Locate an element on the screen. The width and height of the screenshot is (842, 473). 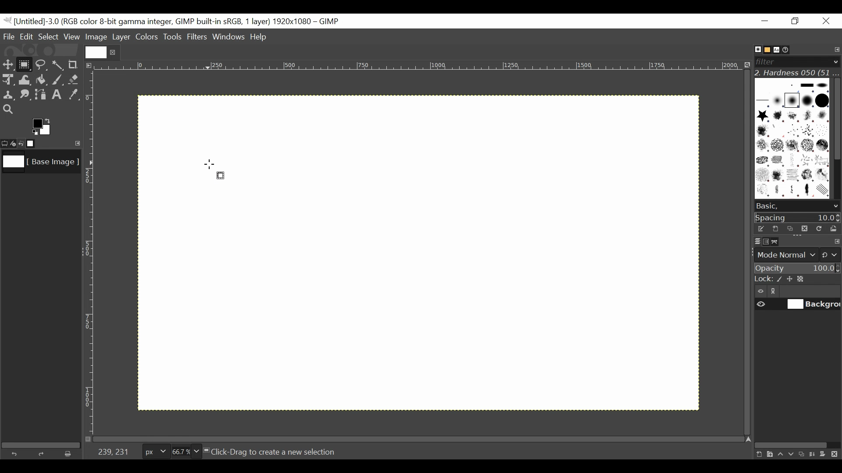
Cursor is located at coordinates (209, 163).